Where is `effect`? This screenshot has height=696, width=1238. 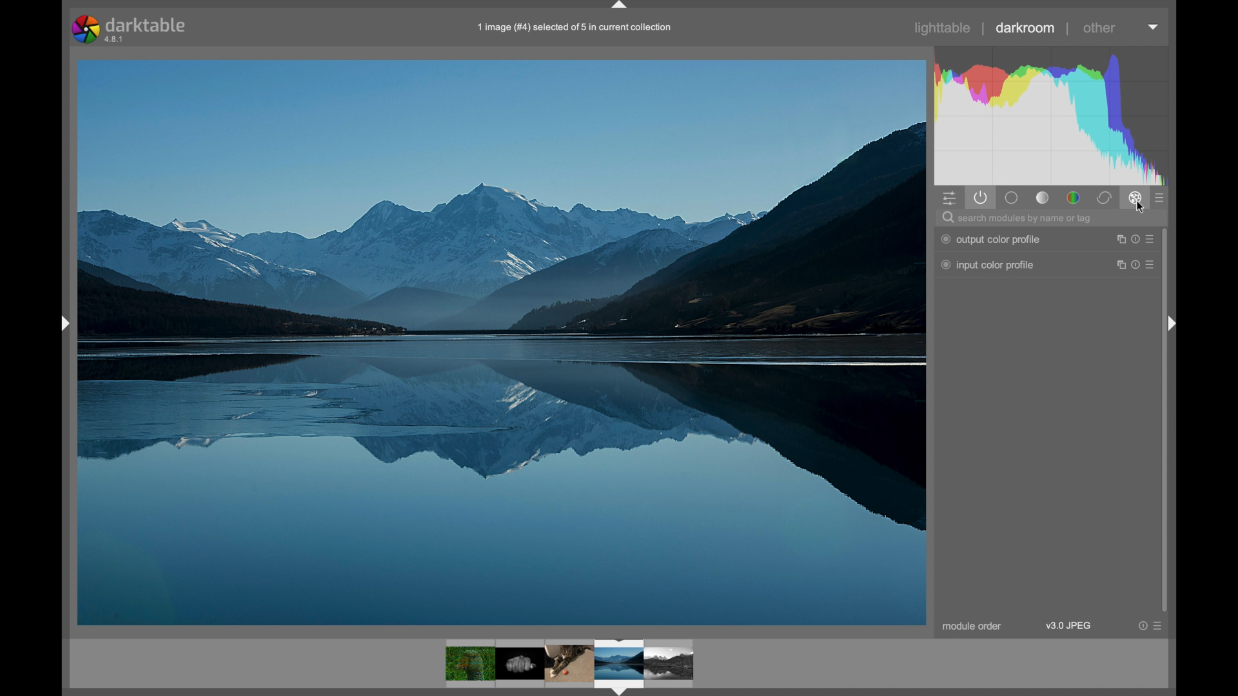
effect is located at coordinates (1135, 198).